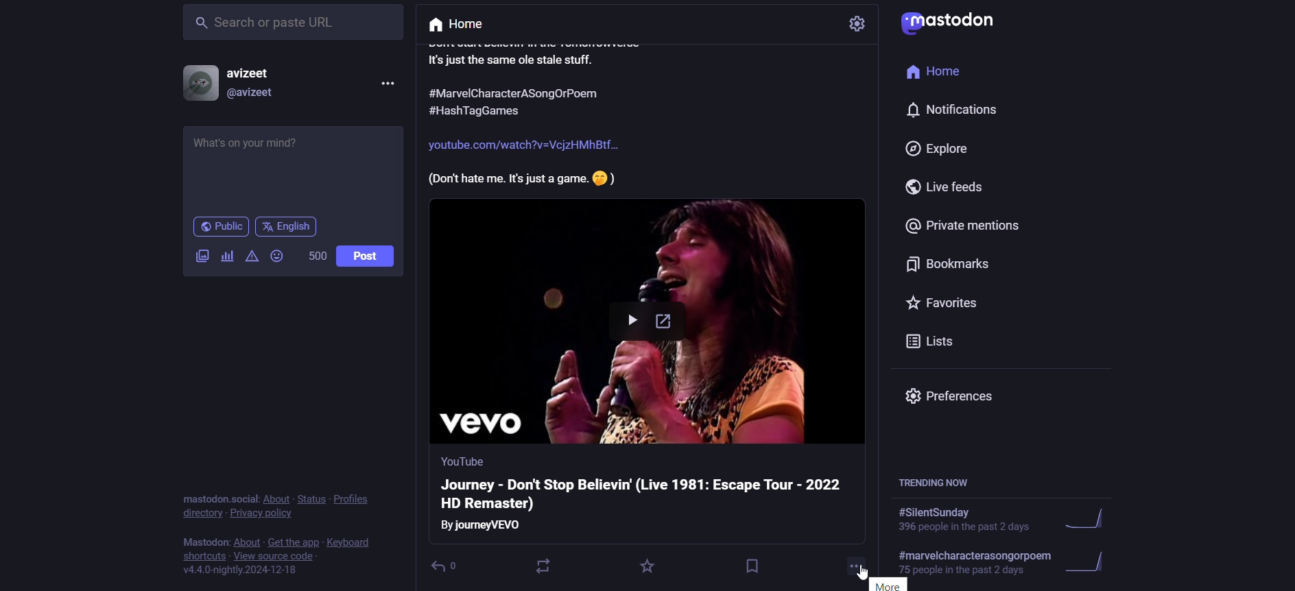  Describe the element at coordinates (241, 571) in the screenshot. I see `version` at that location.